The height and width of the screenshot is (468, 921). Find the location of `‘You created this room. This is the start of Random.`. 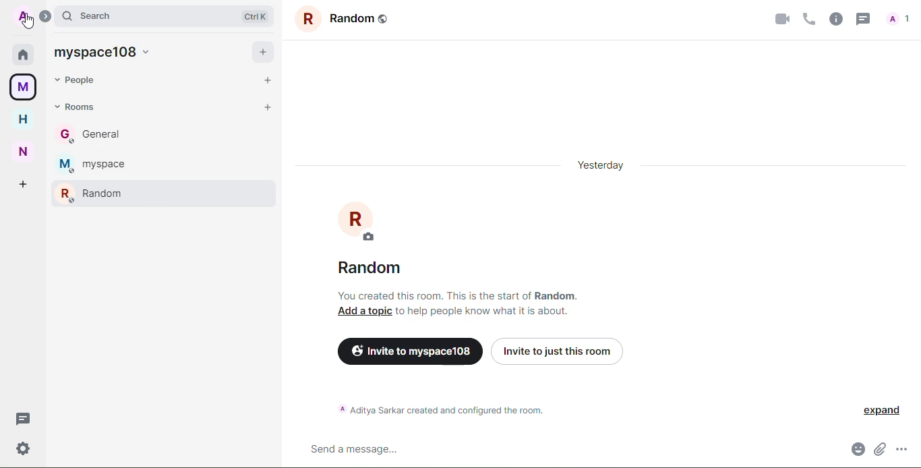

‘You created this room. This is the start of Random. is located at coordinates (460, 297).